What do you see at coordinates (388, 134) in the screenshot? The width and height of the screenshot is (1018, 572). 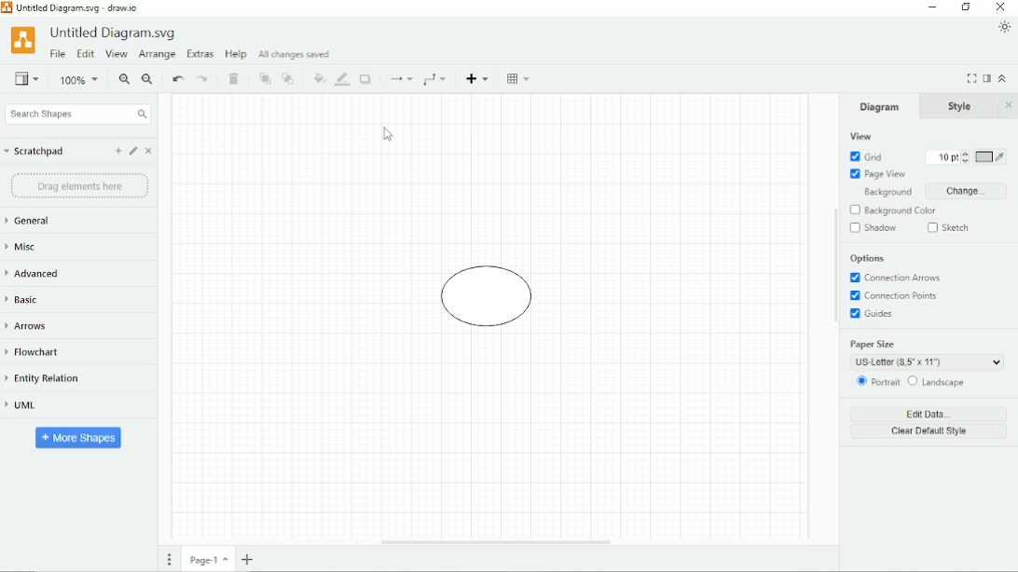 I see `Cursor AFTER_LAST_ACTION` at bounding box center [388, 134].